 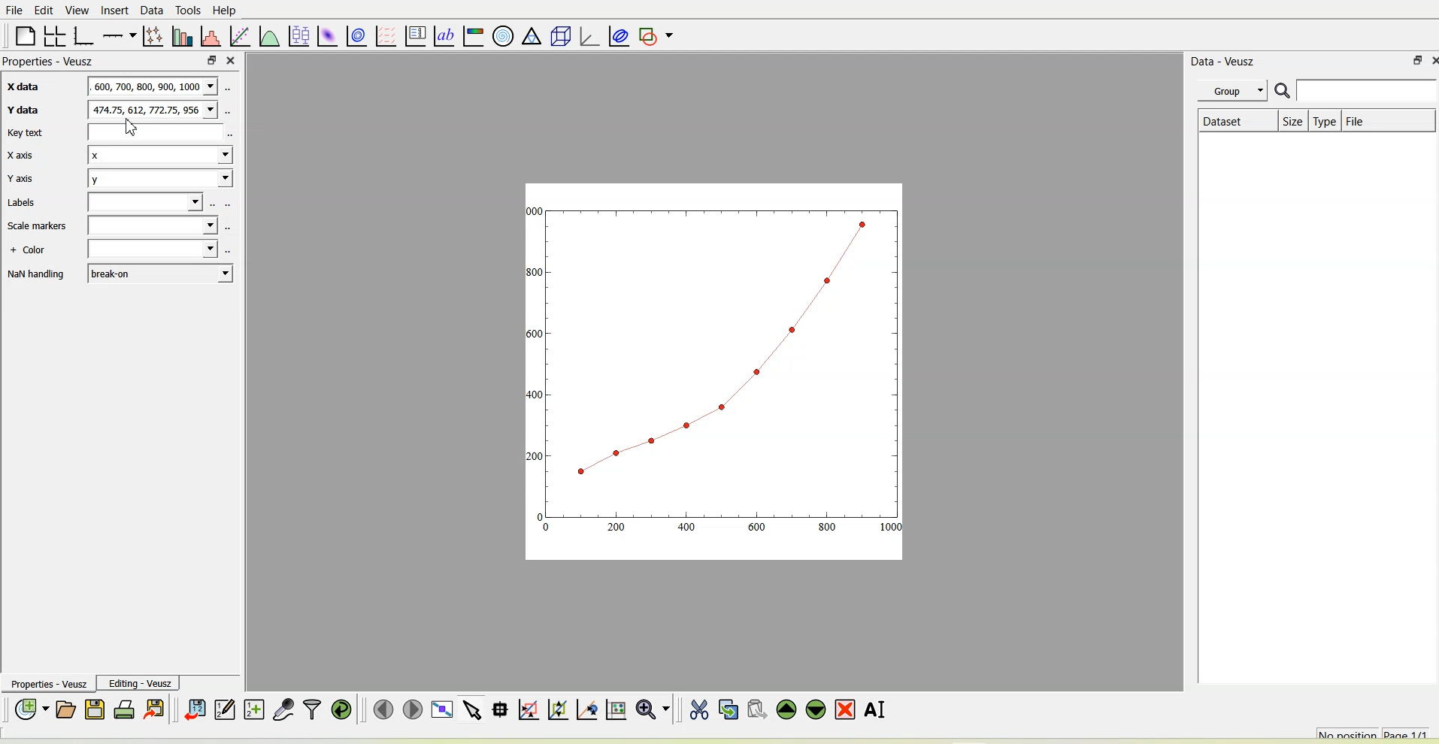 What do you see at coordinates (504, 35) in the screenshot?
I see `Polar graph` at bounding box center [504, 35].